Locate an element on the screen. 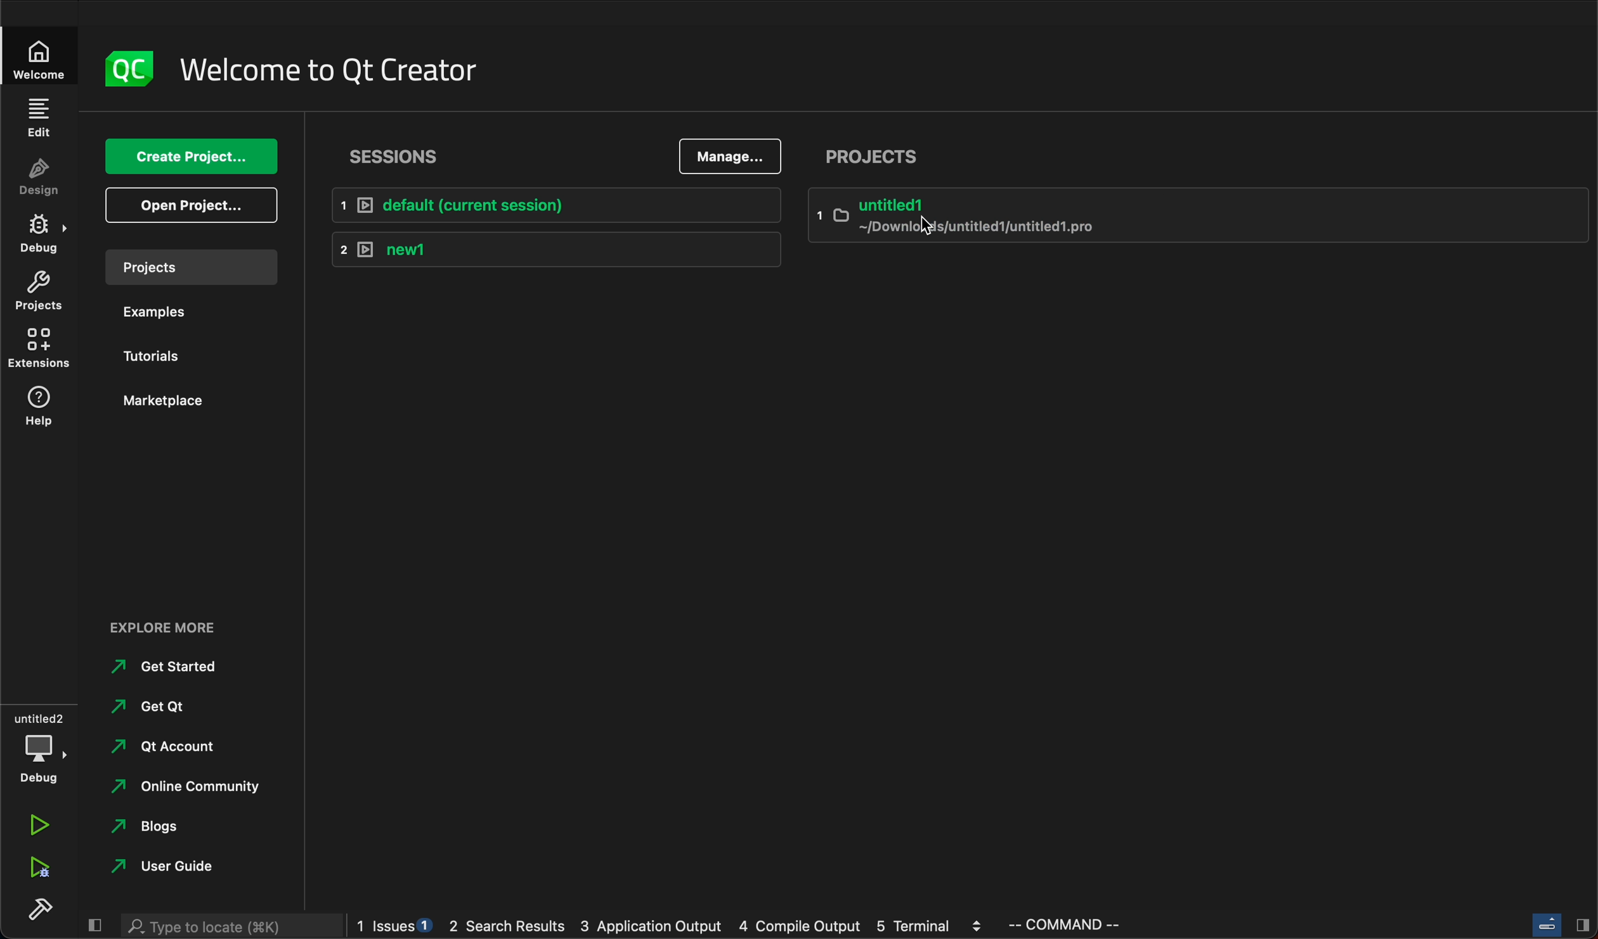 The width and height of the screenshot is (1598, 939). projects is located at coordinates (186, 266).